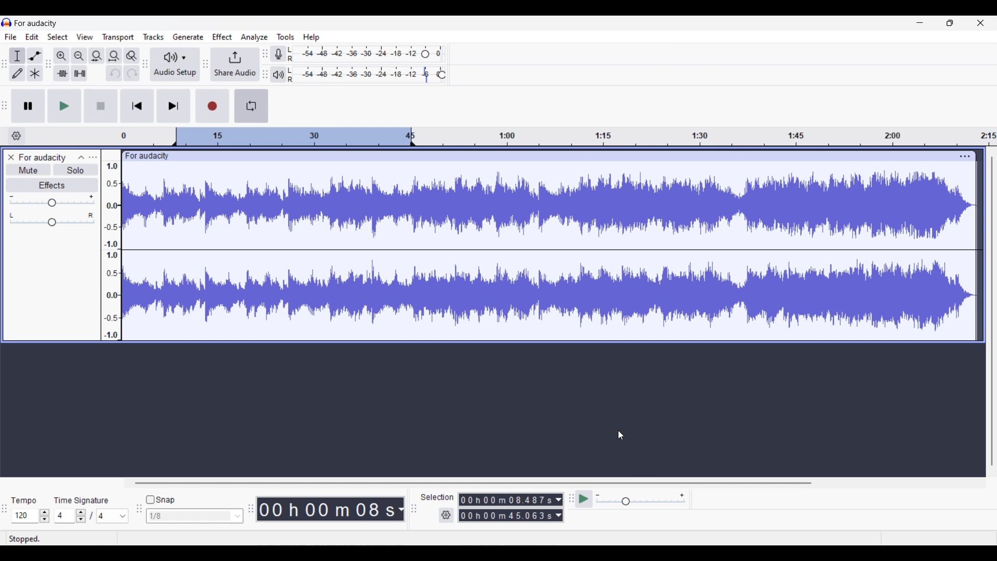  Describe the element at coordinates (114, 73) in the screenshot. I see `Undo` at that location.